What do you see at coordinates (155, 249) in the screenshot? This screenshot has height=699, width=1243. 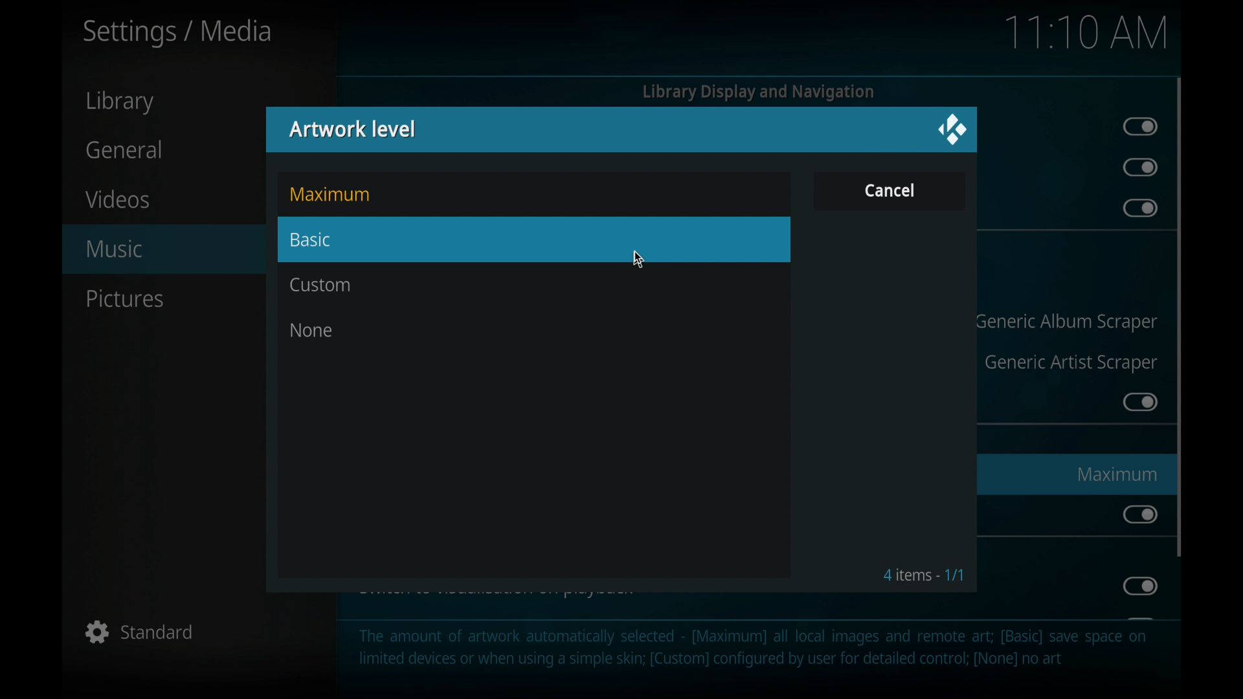 I see `music` at bounding box center [155, 249].